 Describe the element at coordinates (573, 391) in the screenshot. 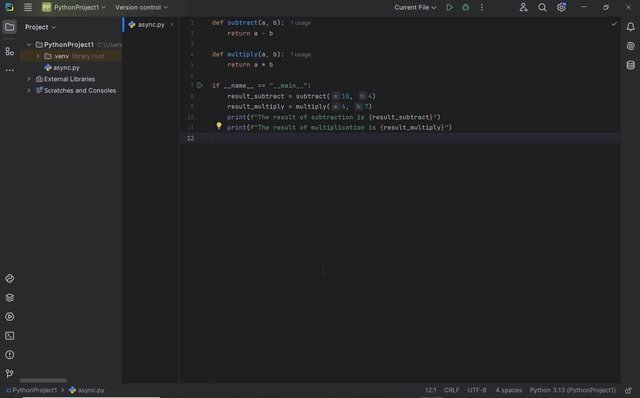

I see `current interpreter` at that location.